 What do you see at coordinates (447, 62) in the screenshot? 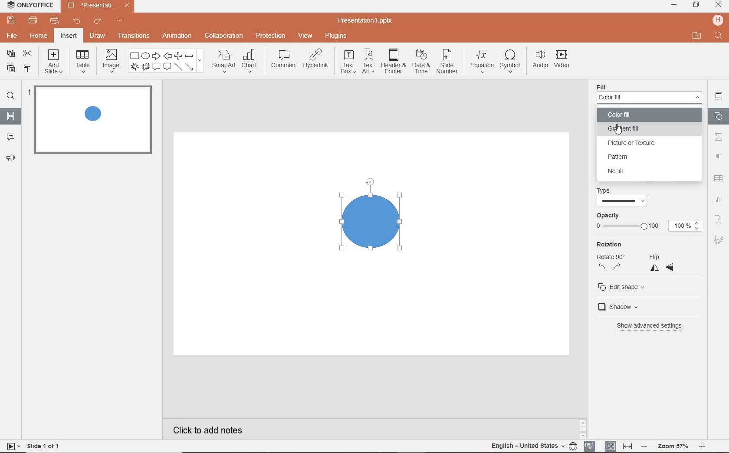
I see `slide number` at bounding box center [447, 62].